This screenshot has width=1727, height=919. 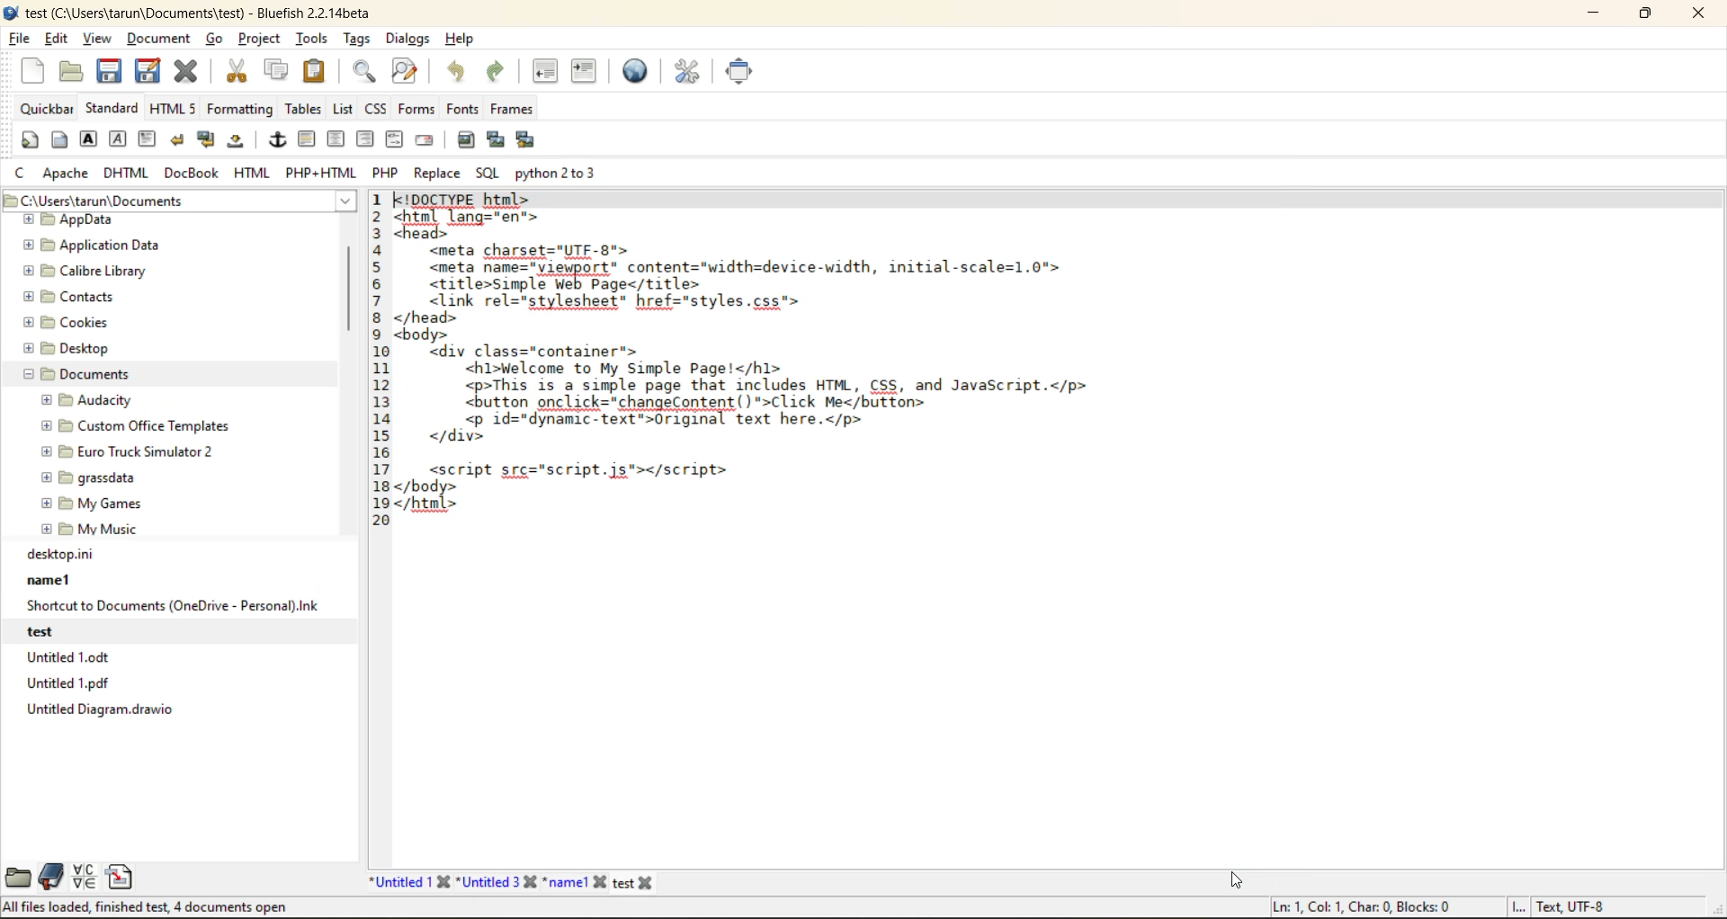 I want to click on html, so click(x=253, y=174).